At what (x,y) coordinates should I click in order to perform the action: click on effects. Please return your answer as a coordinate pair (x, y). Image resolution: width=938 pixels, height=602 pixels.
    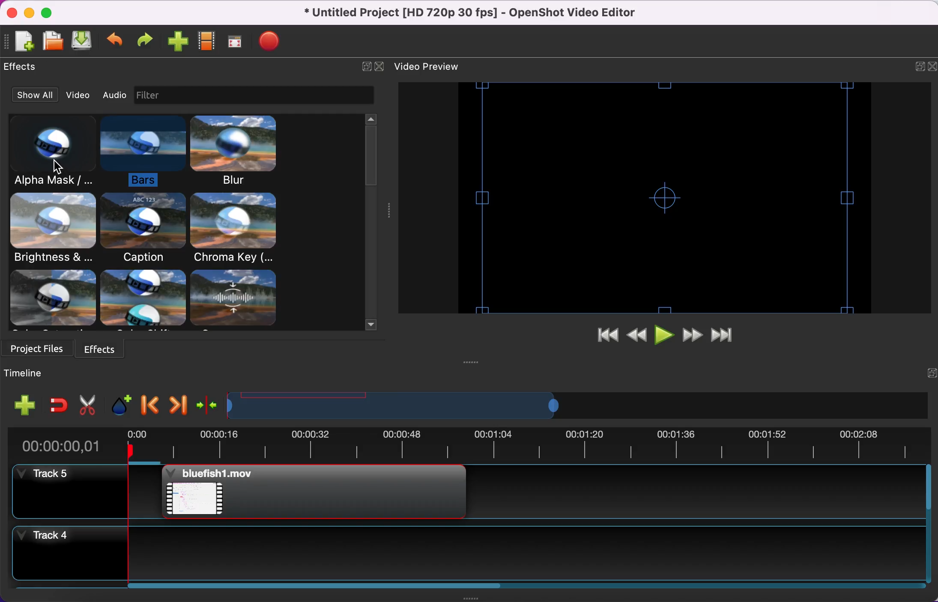
    Looking at the image, I should click on (151, 300).